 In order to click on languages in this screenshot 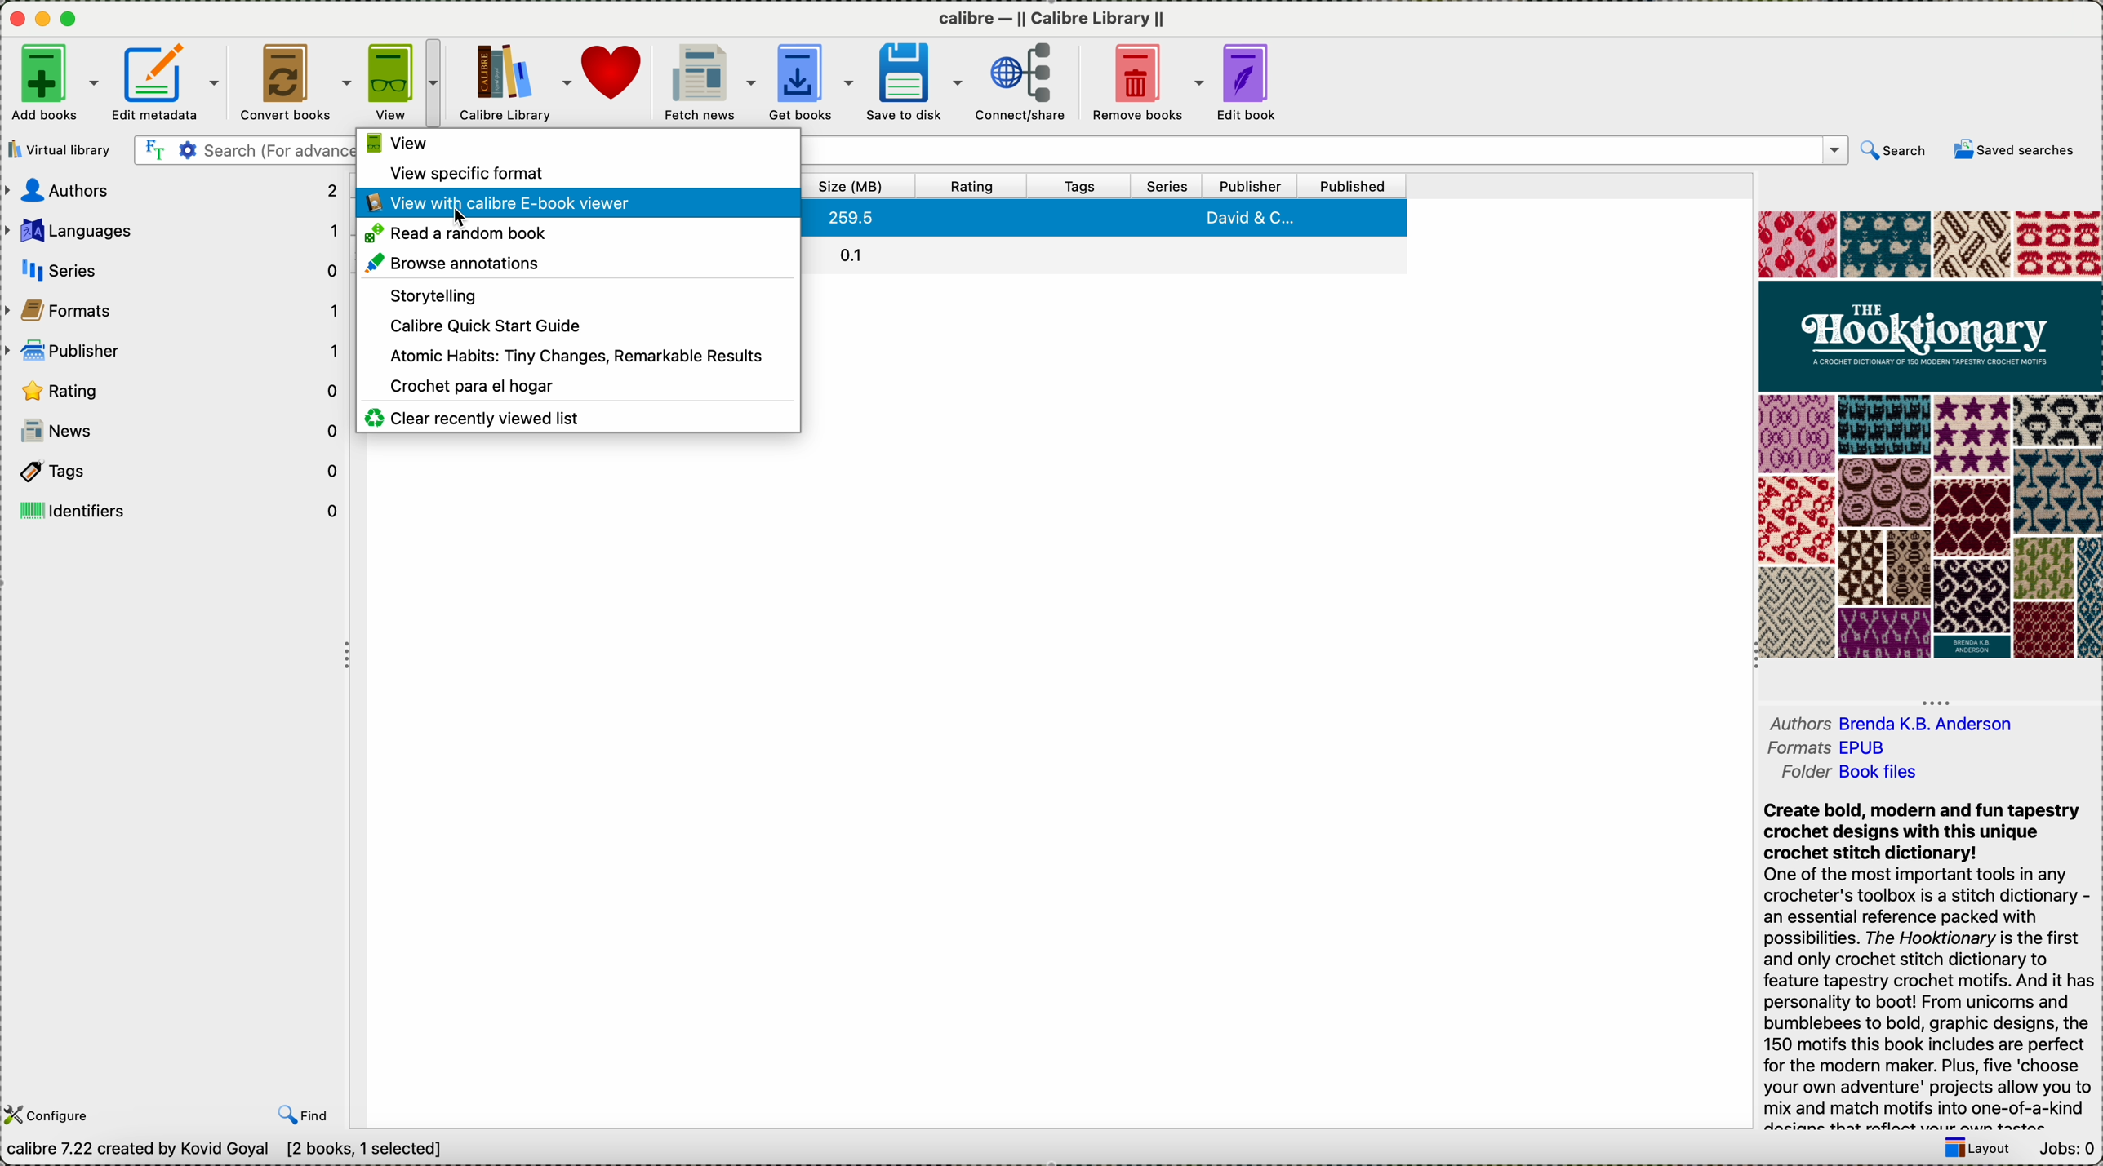, I will do `click(171, 230)`.